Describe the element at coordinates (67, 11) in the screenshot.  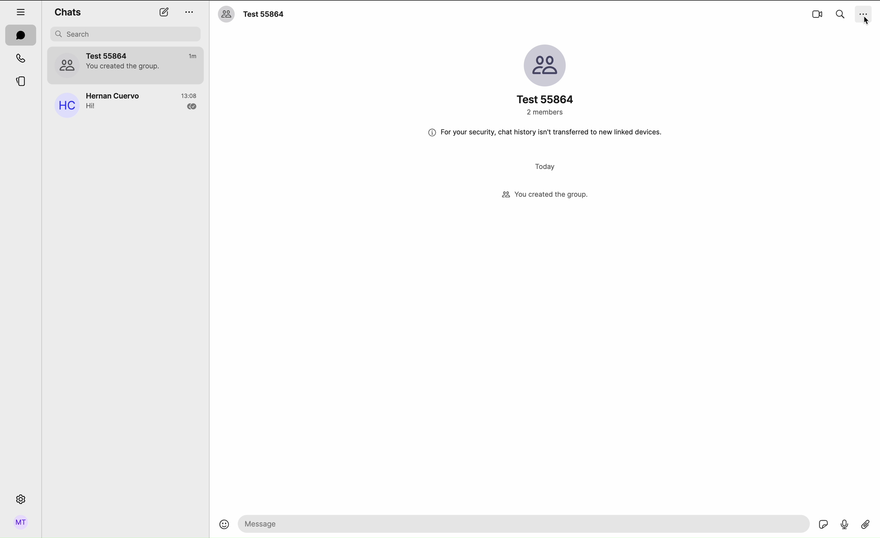
I see `chats` at that location.